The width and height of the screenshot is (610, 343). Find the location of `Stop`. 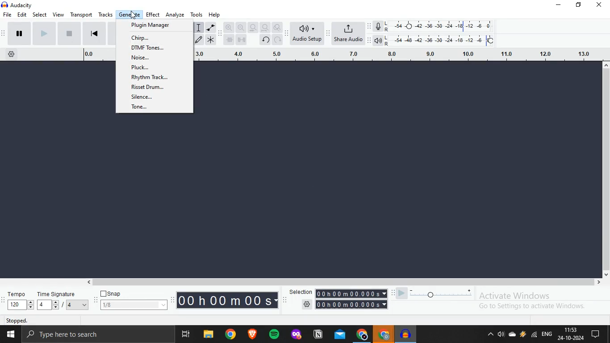

Stop is located at coordinates (69, 34).